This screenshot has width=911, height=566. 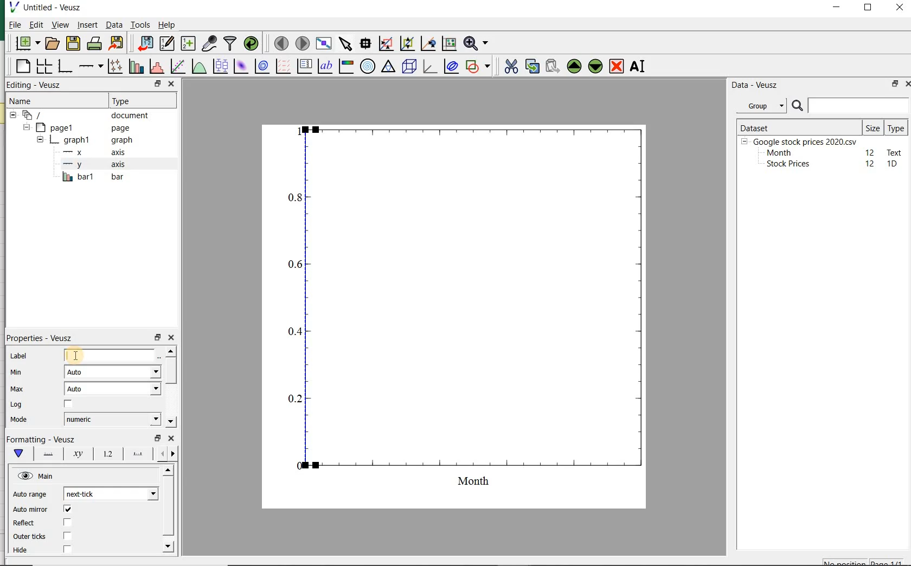 I want to click on Group datasets with property given, so click(x=758, y=106).